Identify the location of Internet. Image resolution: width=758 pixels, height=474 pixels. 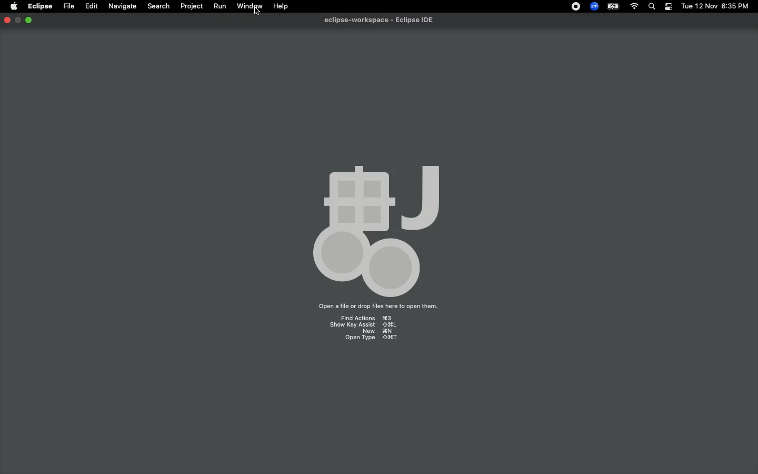
(634, 7).